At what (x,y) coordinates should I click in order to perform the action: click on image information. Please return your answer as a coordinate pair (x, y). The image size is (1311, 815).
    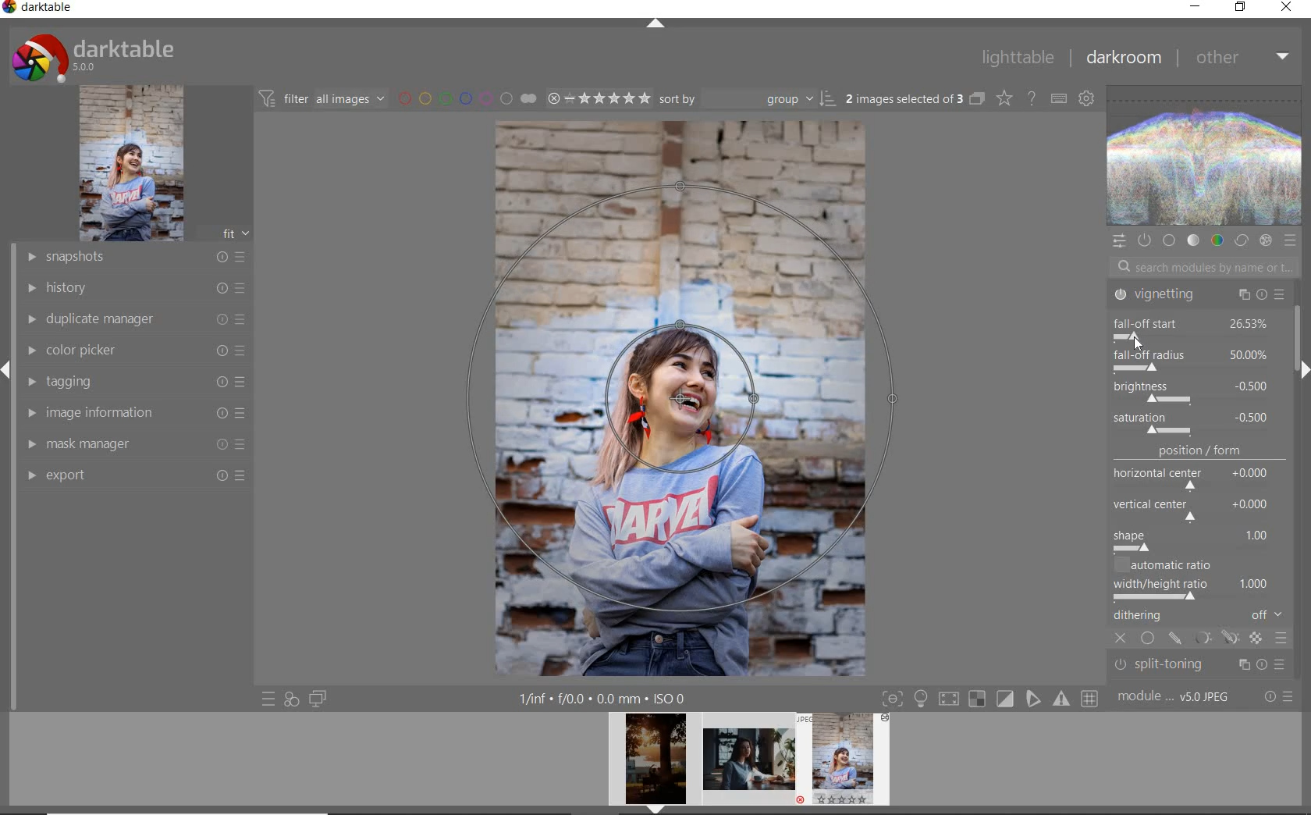
    Looking at the image, I should click on (135, 411).